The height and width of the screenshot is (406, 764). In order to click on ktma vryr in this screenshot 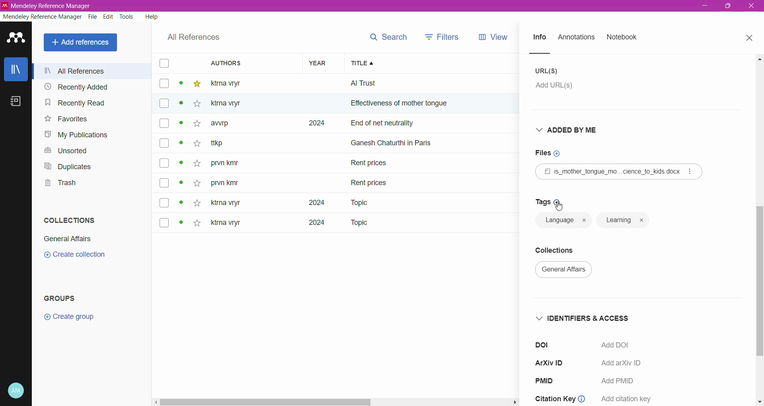, I will do `click(226, 224)`.